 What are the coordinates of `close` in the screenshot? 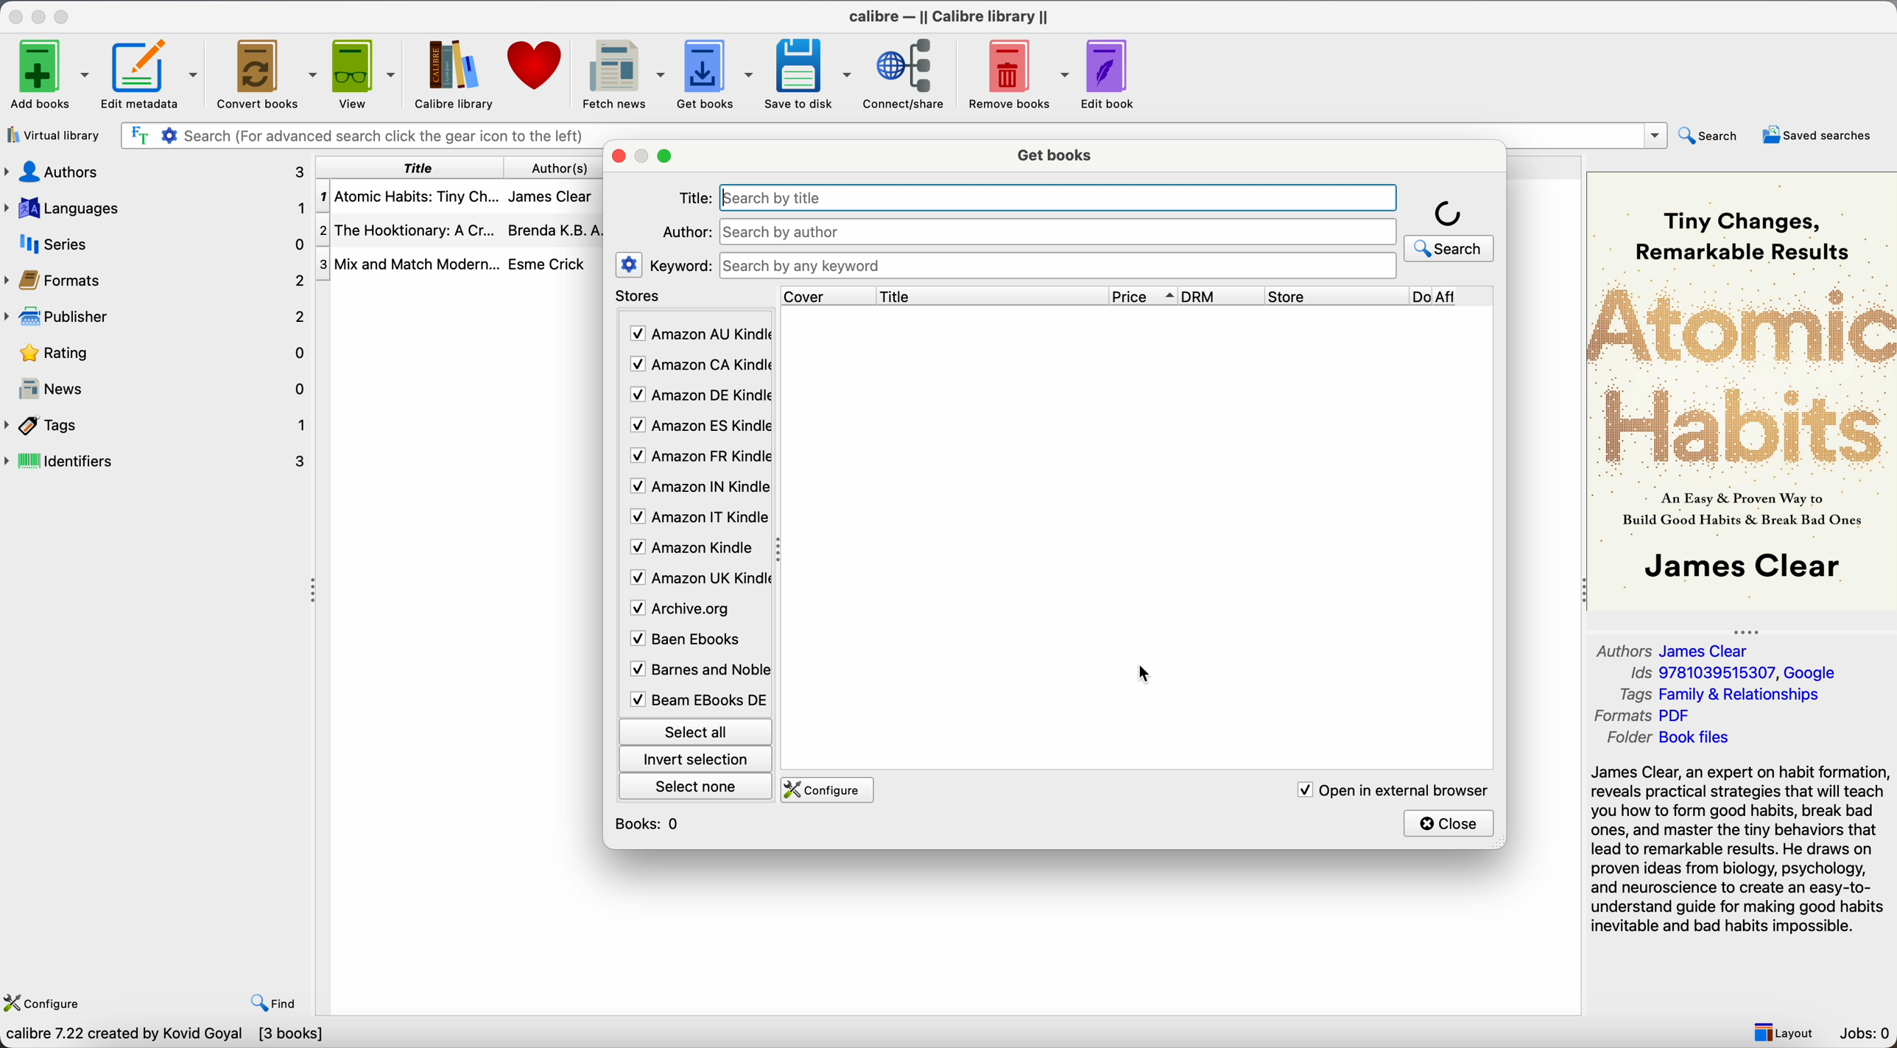 It's located at (1450, 823).